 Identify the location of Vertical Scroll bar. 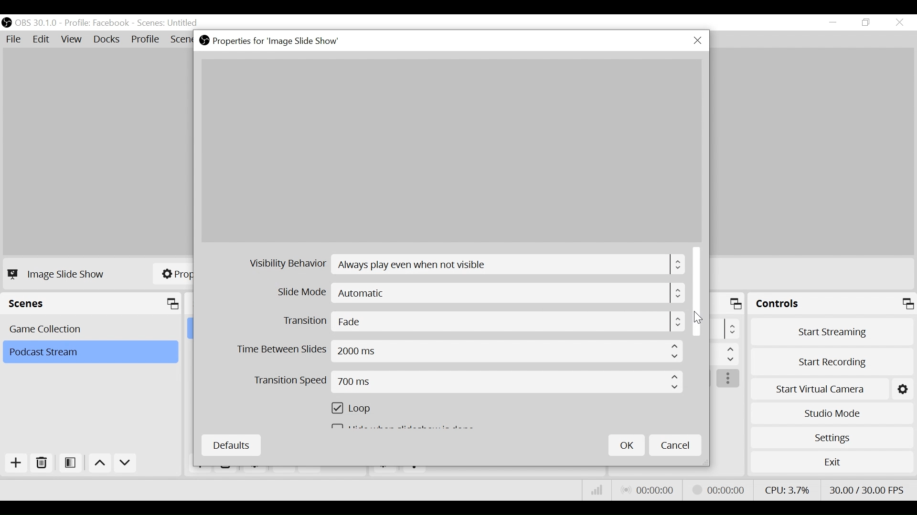
(698, 291).